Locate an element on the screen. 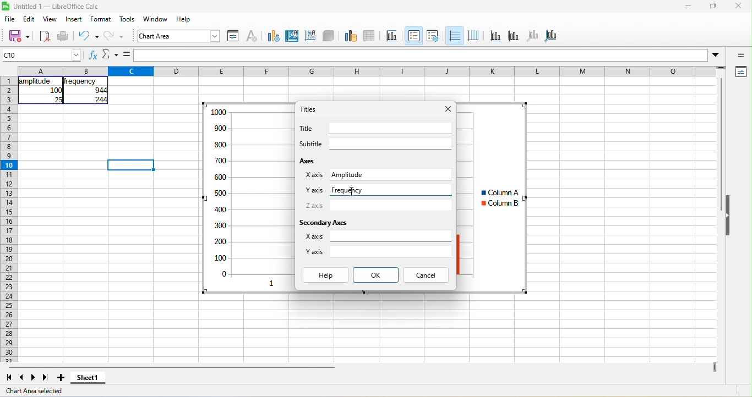 This screenshot has height=397, width=752. Title is located at coordinates (306, 128).